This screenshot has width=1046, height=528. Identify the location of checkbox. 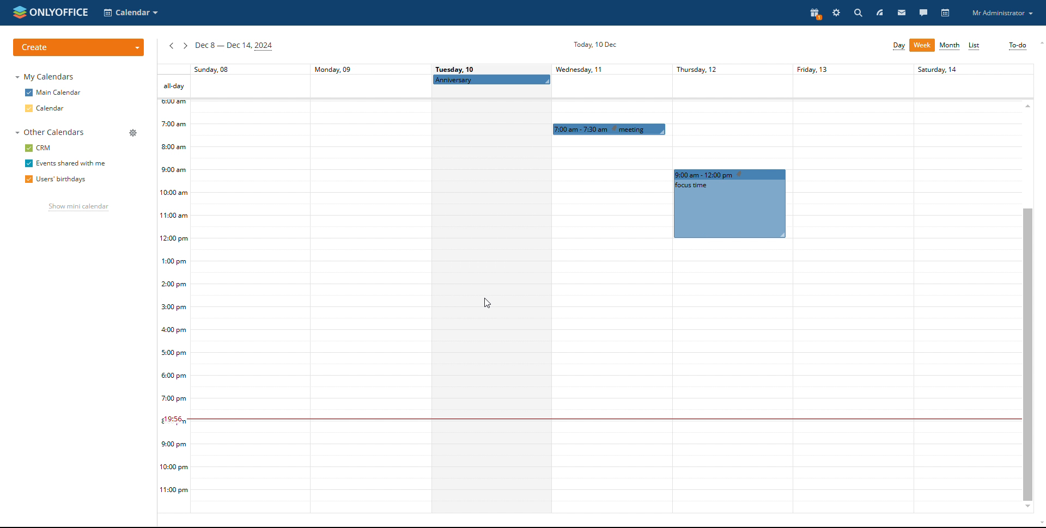
(28, 163).